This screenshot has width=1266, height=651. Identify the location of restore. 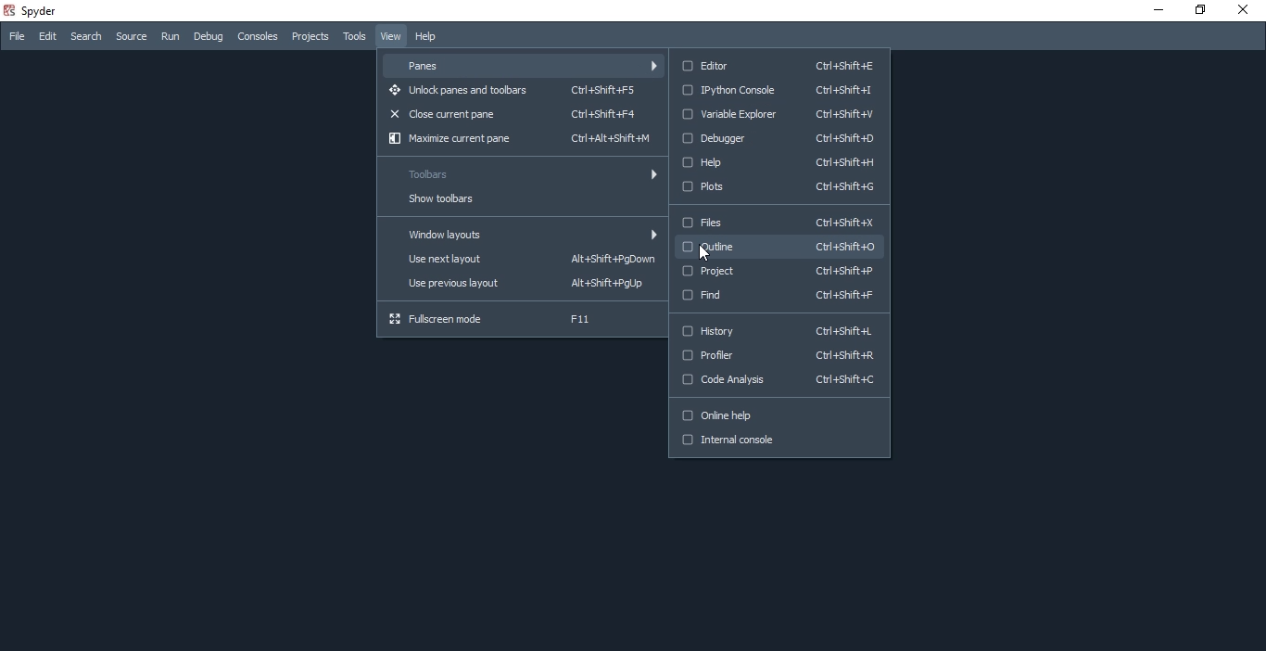
(1203, 11).